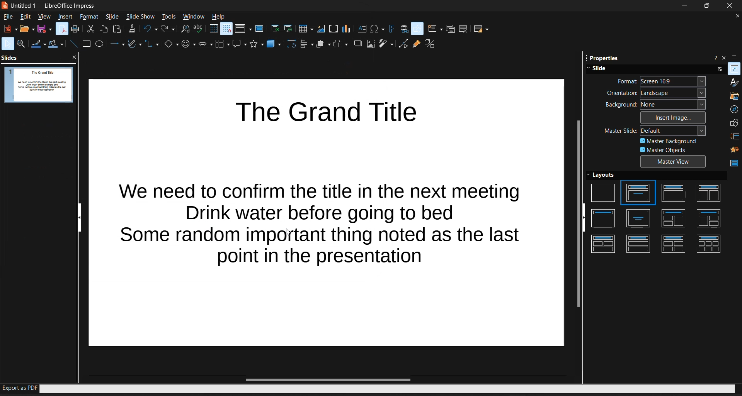 The height and width of the screenshot is (396, 742). What do you see at coordinates (72, 43) in the screenshot?
I see `line` at bounding box center [72, 43].